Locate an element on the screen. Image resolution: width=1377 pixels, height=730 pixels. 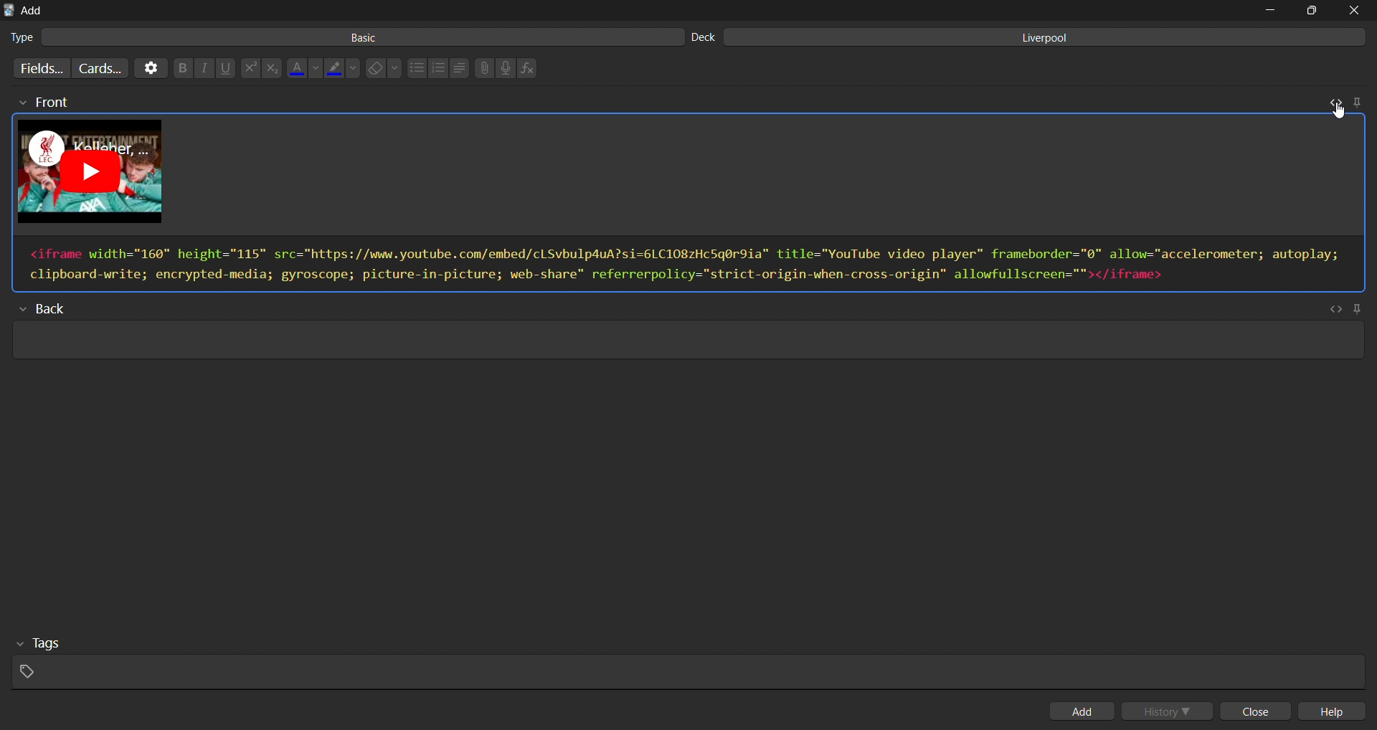
toggle html editor is located at coordinates (1333, 101).